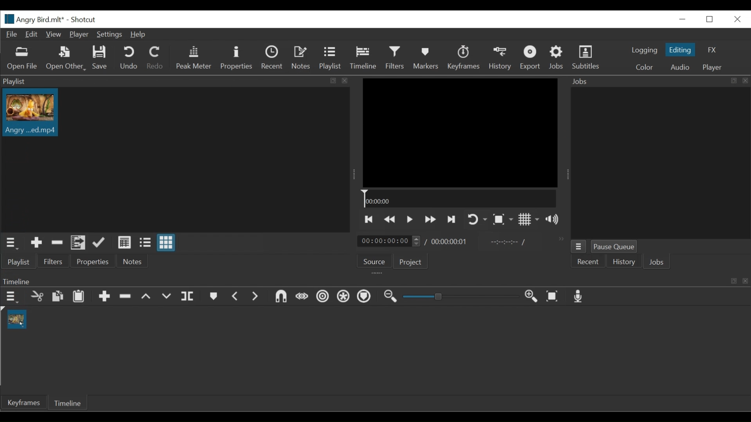 This screenshot has height=422, width=751. What do you see at coordinates (614, 247) in the screenshot?
I see `Pause Queue` at bounding box center [614, 247].